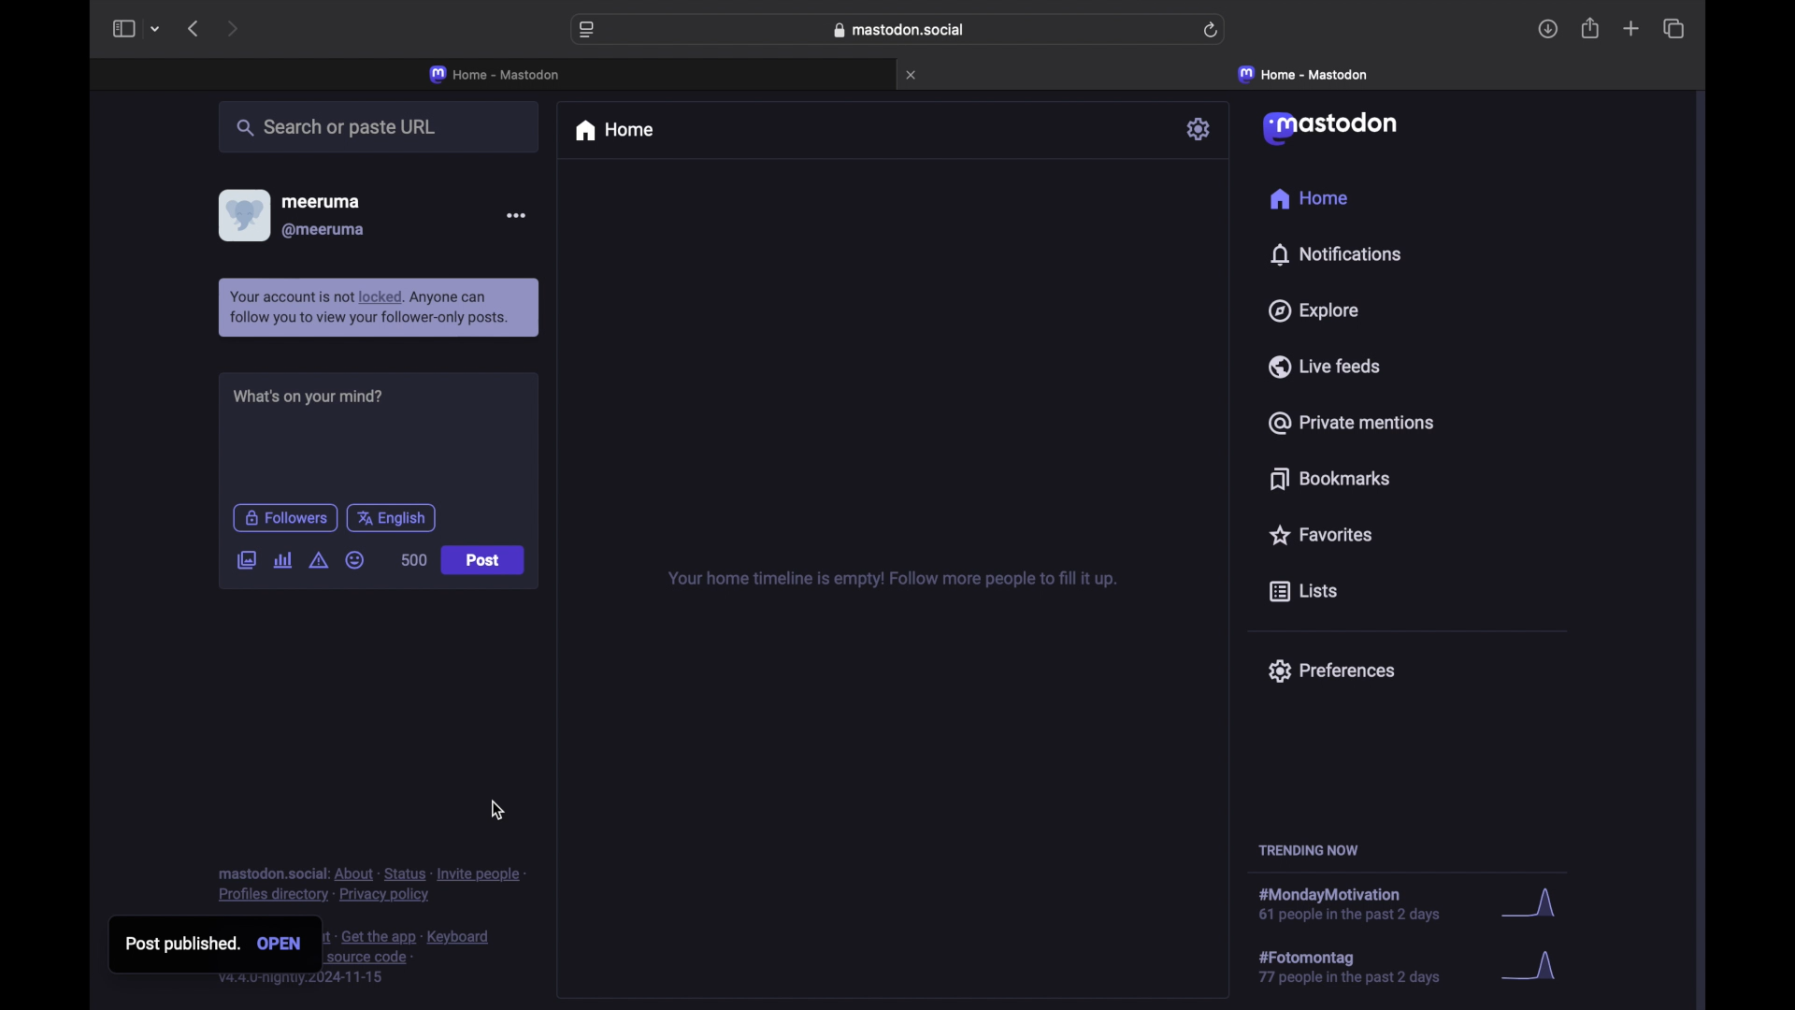  I want to click on home, so click(1308, 198).